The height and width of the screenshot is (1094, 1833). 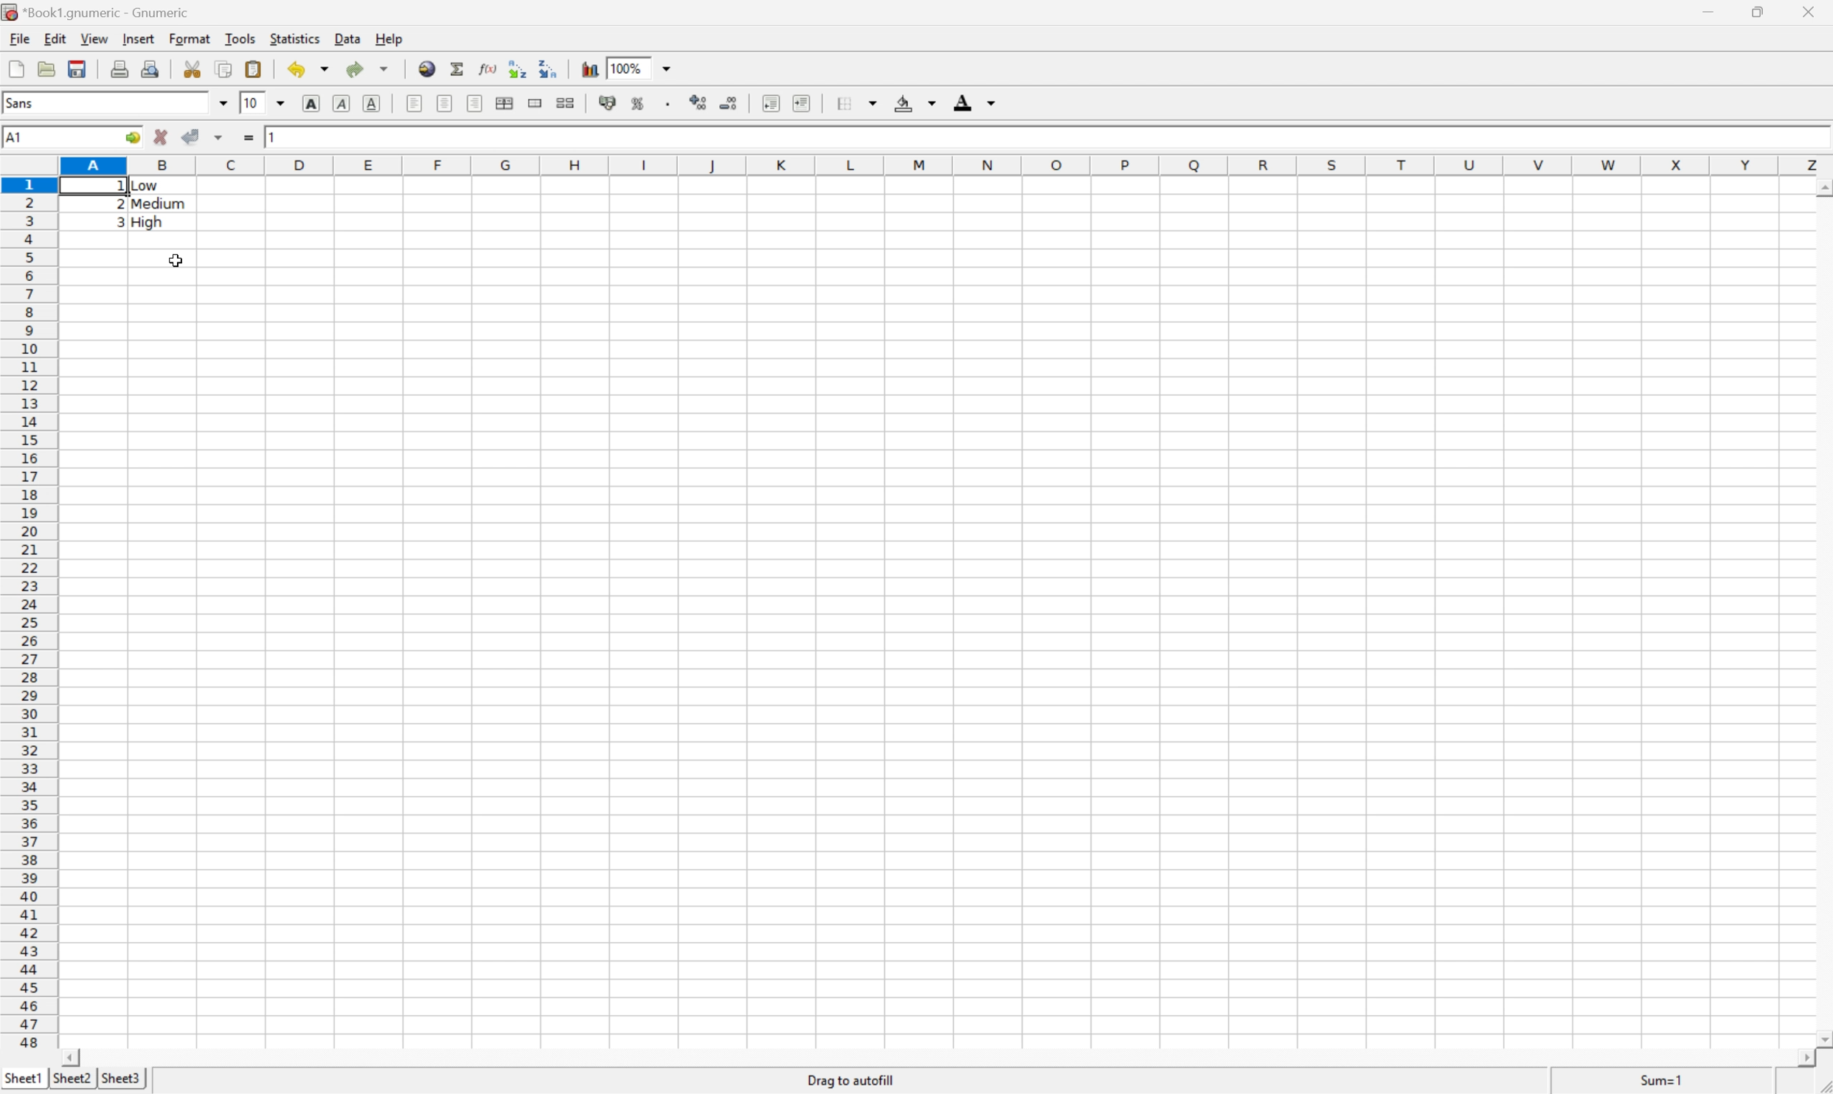 What do you see at coordinates (551, 71) in the screenshot?
I see `Sort the selected region in descending order based on the first column selected` at bounding box center [551, 71].